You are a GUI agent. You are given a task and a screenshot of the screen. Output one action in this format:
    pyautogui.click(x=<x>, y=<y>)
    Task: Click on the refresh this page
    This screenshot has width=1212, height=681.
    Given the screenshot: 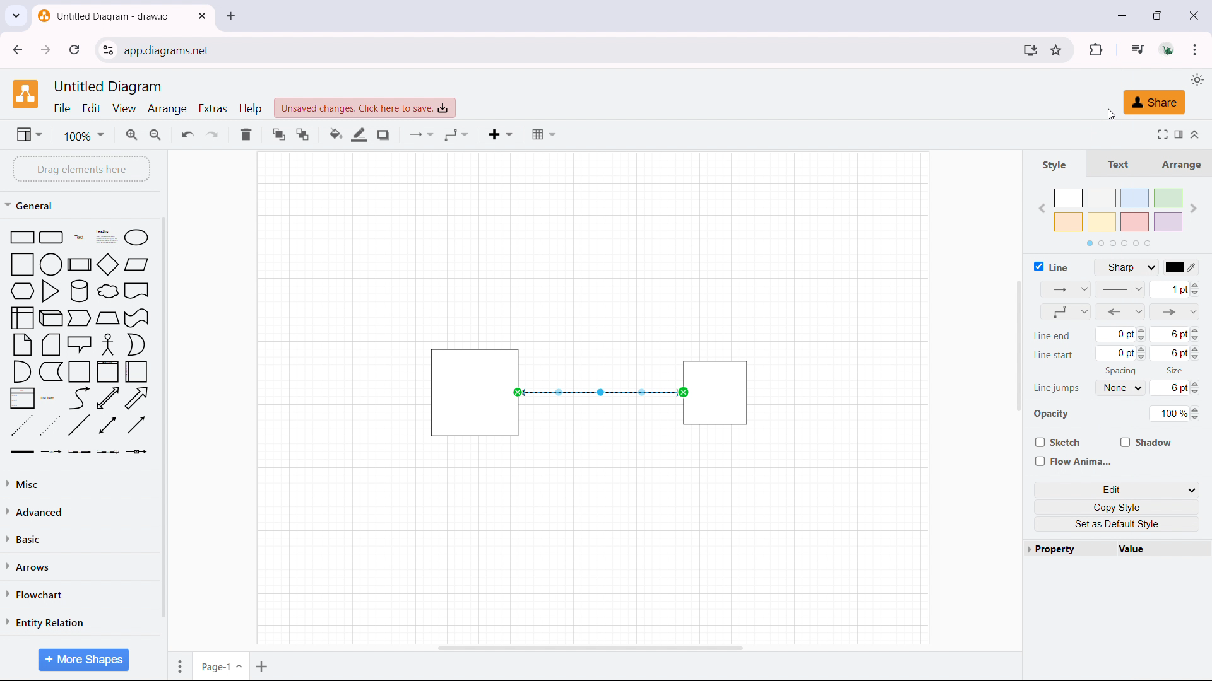 What is the action you would take?
    pyautogui.click(x=75, y=49)
    